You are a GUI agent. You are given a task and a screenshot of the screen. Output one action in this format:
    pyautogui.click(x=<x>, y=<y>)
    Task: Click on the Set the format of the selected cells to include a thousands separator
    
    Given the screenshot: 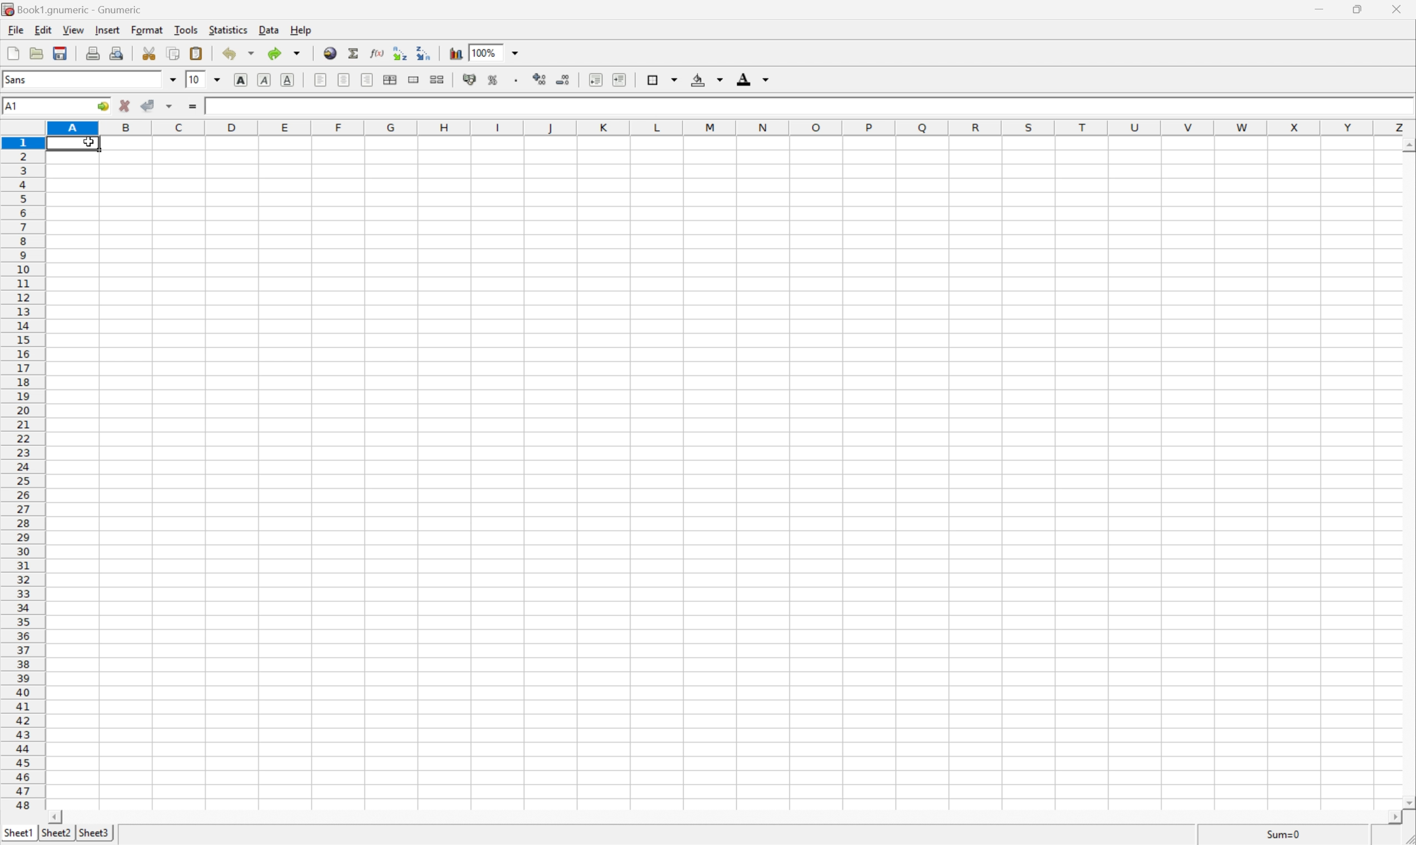 What is the action you would take?
    pyautogui.click(x=514, y=79)
    